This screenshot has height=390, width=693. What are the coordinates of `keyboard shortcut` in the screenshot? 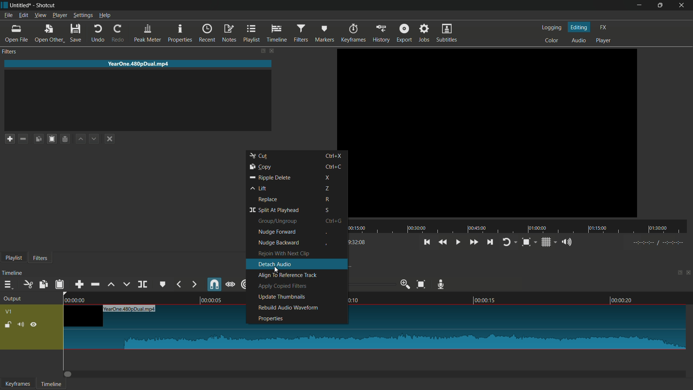 It's located at (328, 200).